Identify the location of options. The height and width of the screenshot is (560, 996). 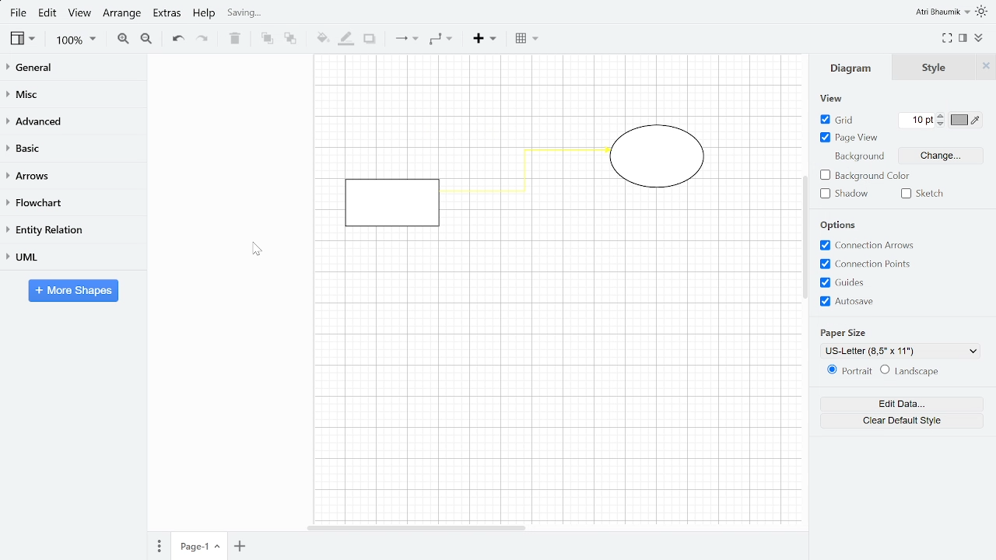
(839, 226).